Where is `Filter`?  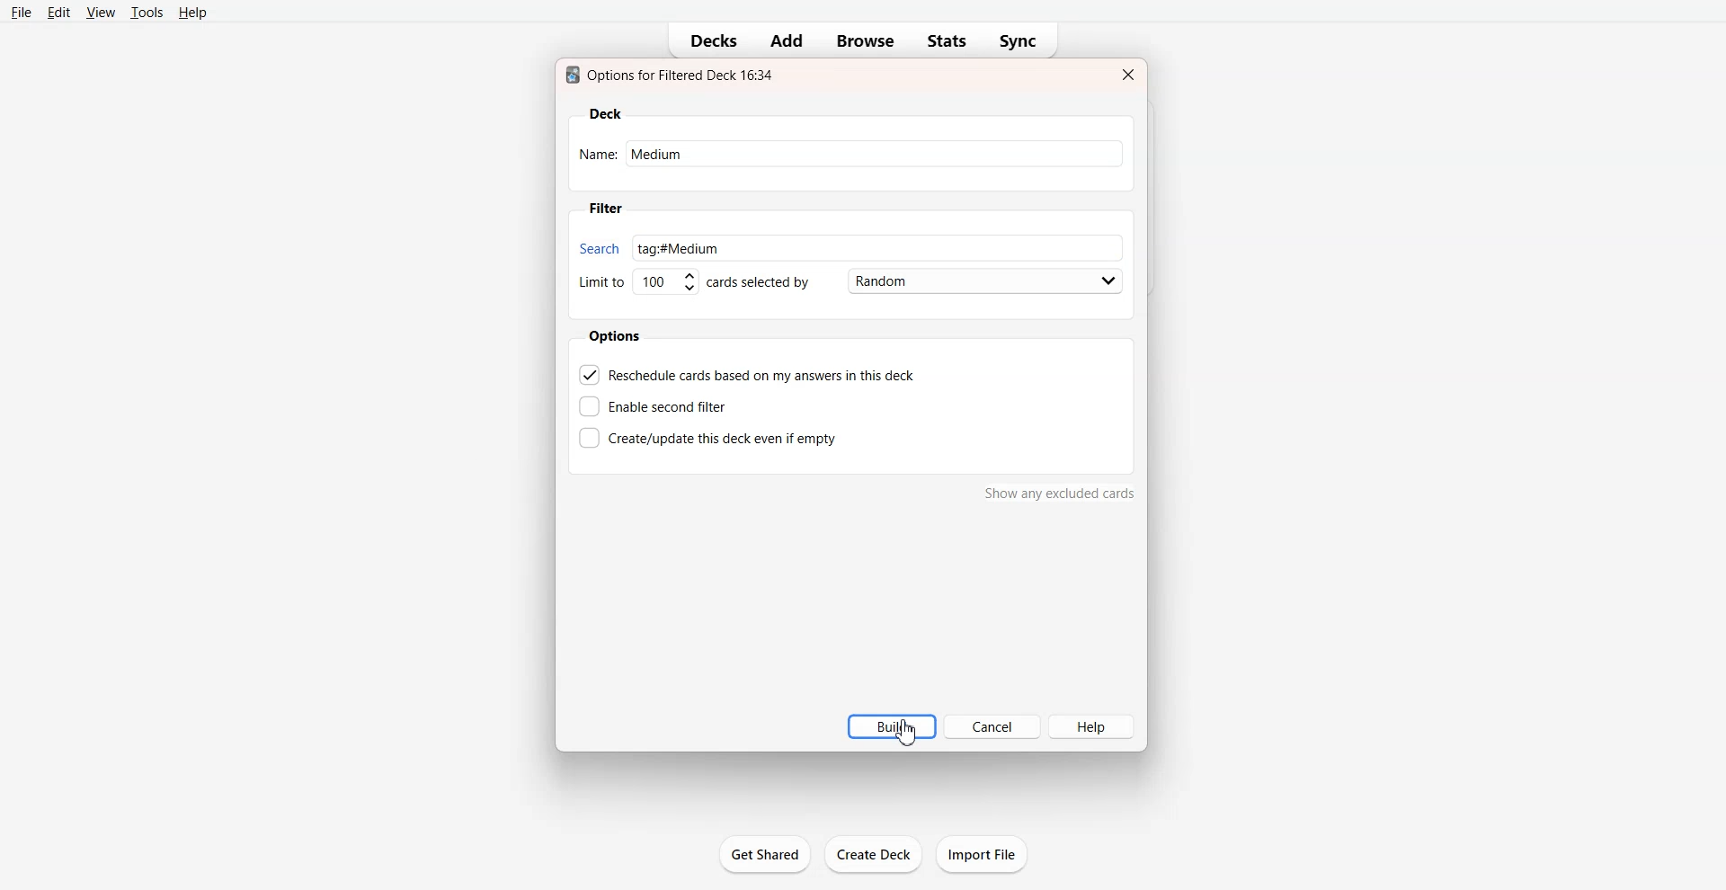
Filter is located at coordinates (605, 209).